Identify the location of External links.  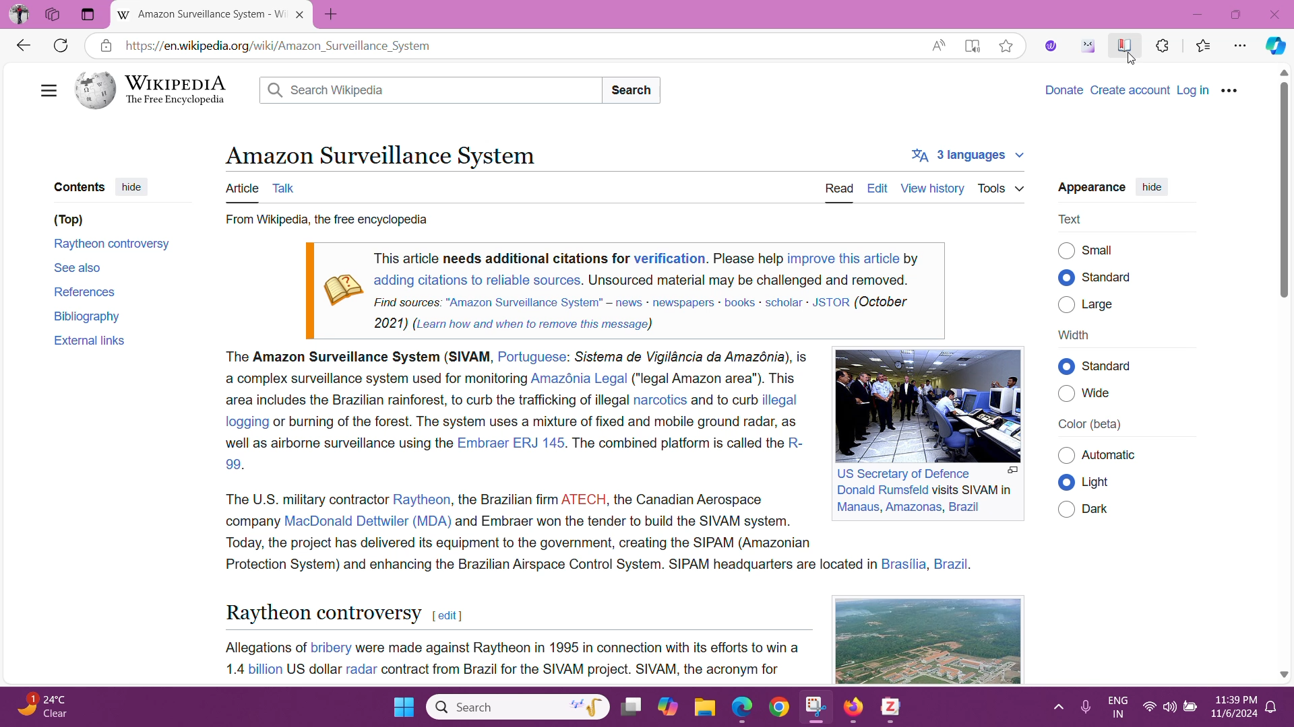
(89, 341).